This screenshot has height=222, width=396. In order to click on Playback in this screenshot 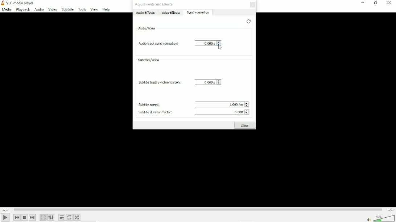, I will do `click(23, 10)`.